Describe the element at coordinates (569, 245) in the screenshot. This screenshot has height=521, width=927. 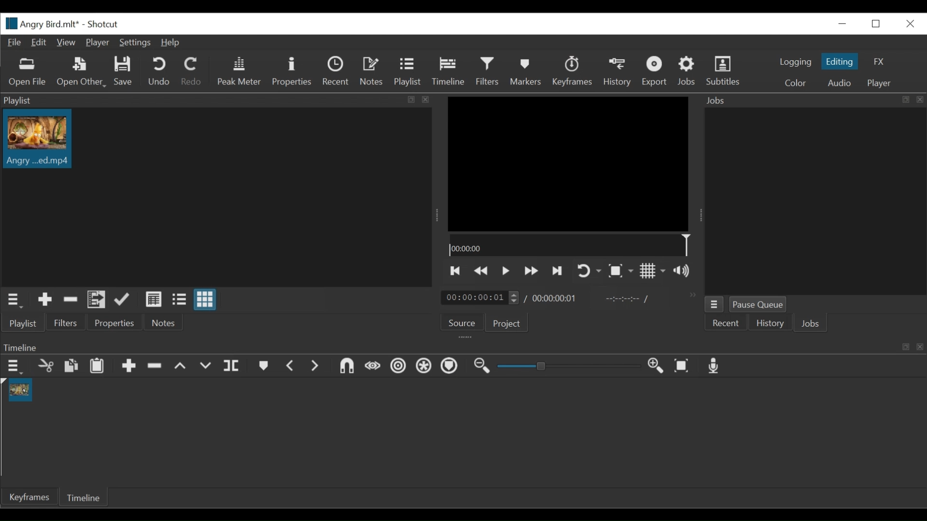
I see `Timeline` at that location.